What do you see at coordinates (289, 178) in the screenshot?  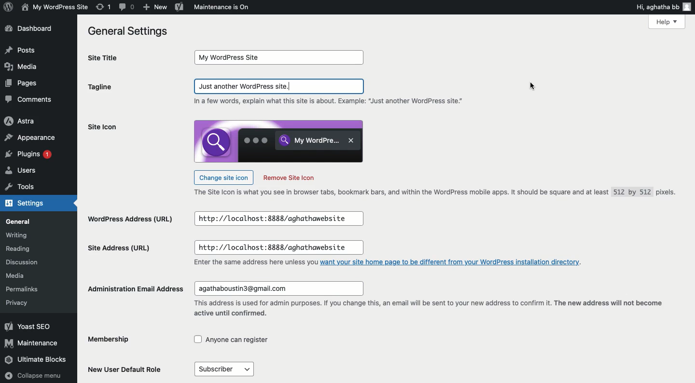 I see `Remove` at bounding box center [289, 178].